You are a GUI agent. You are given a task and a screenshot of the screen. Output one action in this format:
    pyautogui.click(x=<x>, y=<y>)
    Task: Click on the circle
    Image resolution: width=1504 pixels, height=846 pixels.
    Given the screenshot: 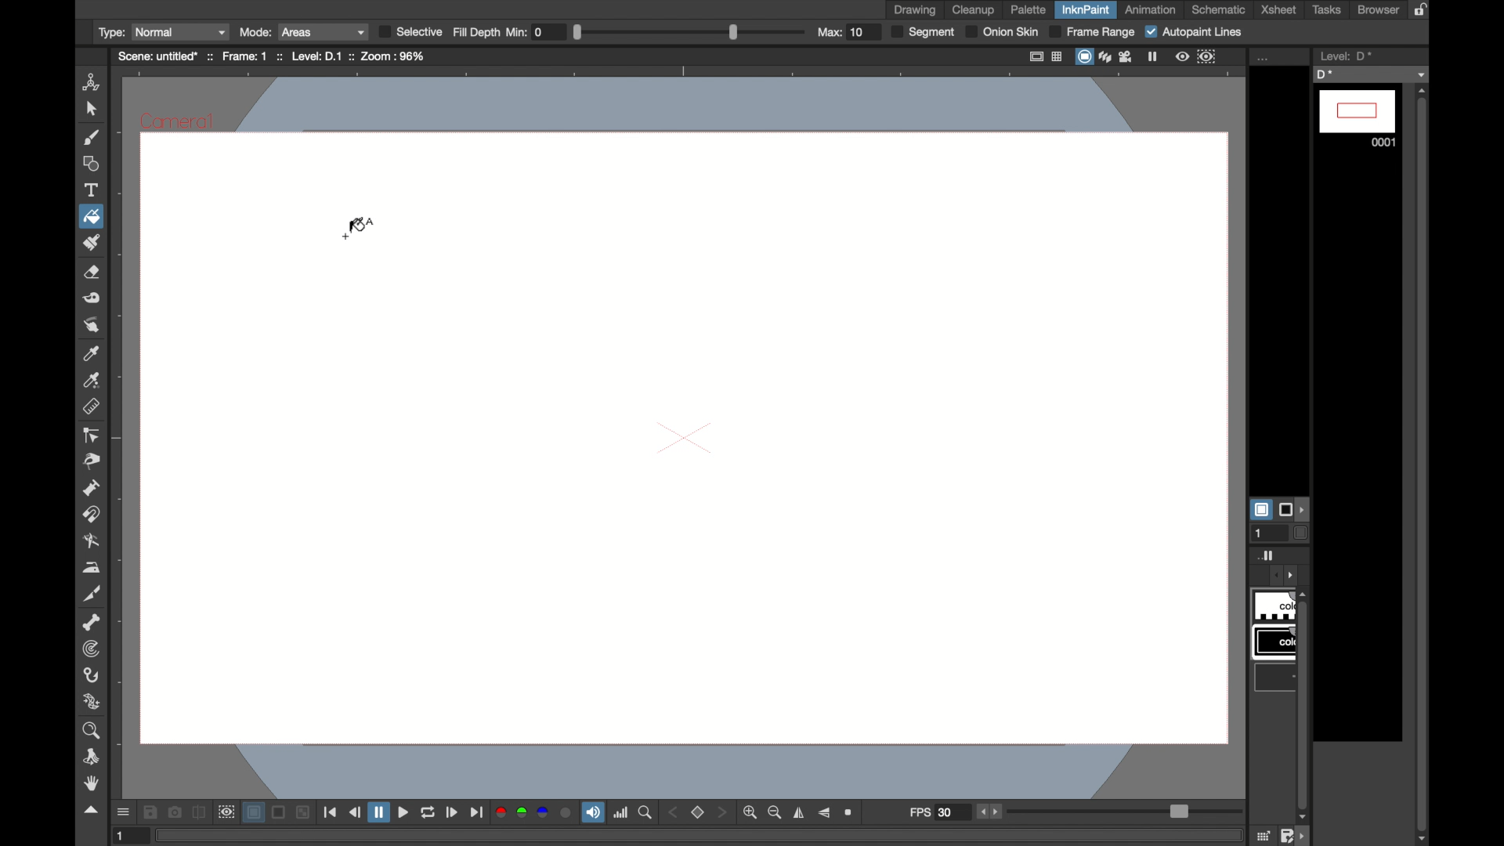 What is the action you would take?
    pyautogui.click(x=566, y=812)
    